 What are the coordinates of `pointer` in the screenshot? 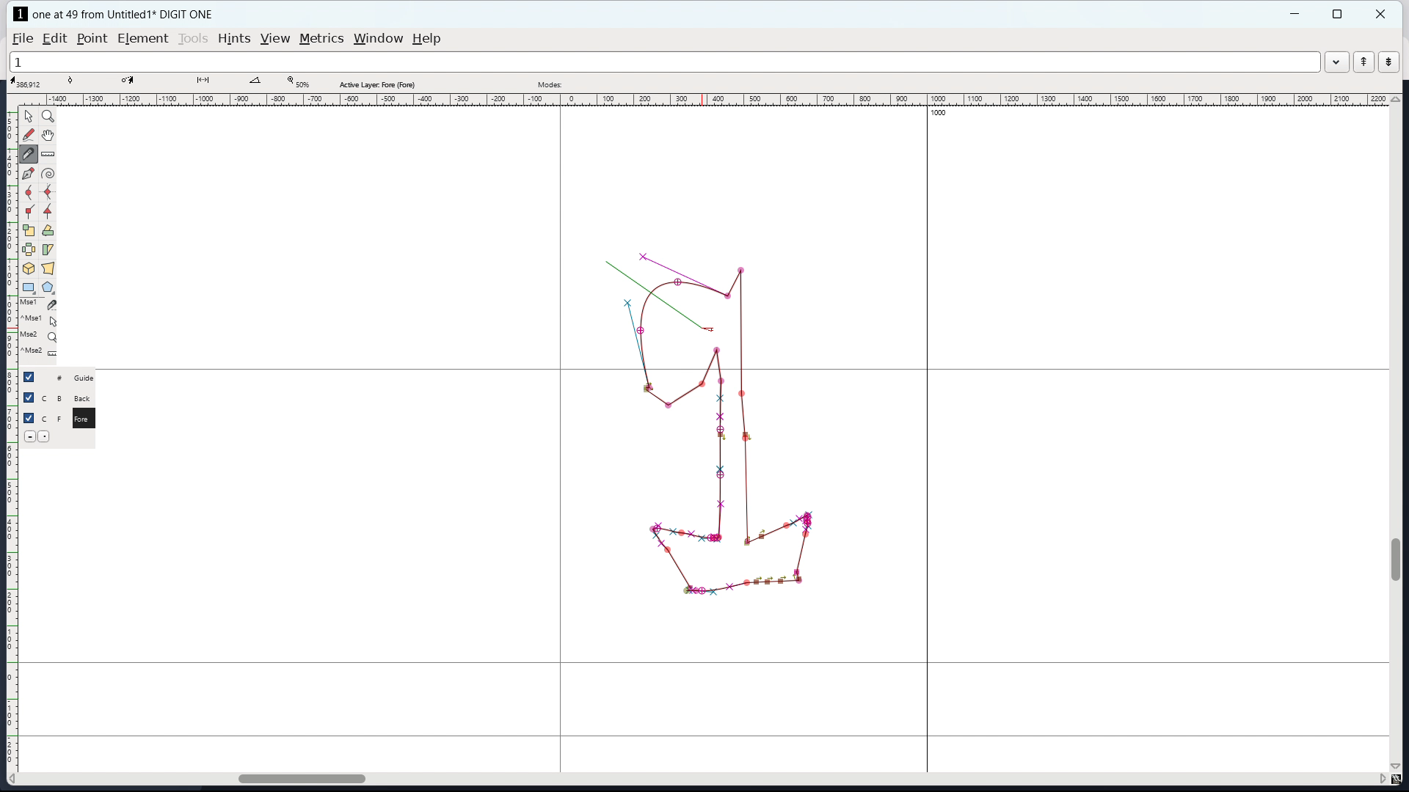 It's located at (29, 115).